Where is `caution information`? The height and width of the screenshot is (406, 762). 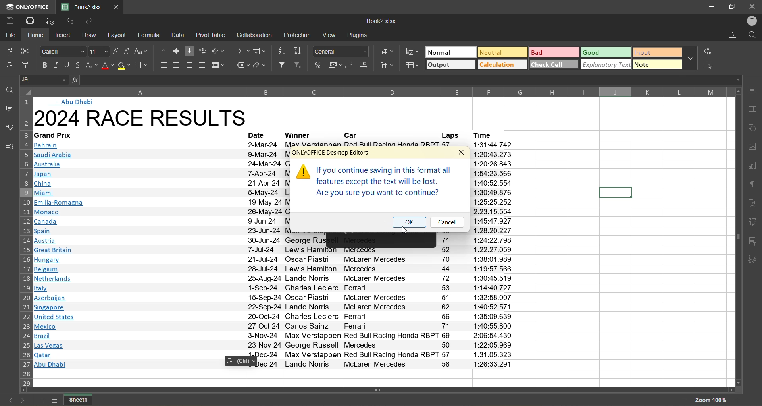
caution information is located at coordinates (376, 184).